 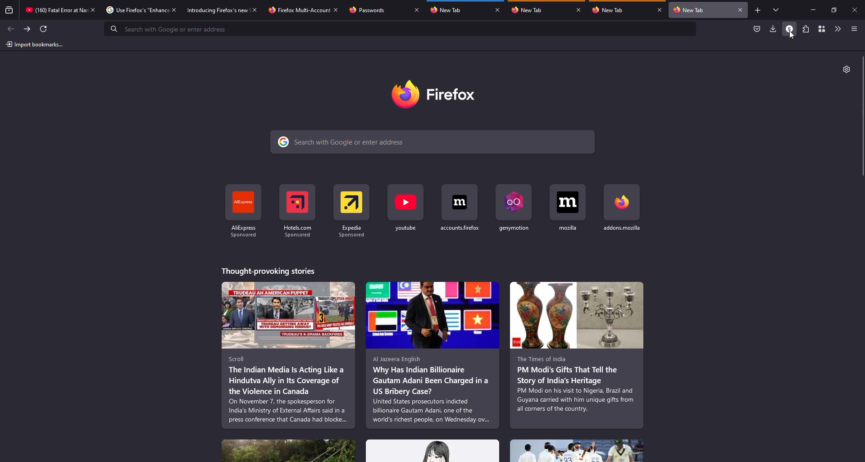 What do you see at coordinates (406, 207) in the screenshot?
I see `shortcut` at bounding box center [406, 207].